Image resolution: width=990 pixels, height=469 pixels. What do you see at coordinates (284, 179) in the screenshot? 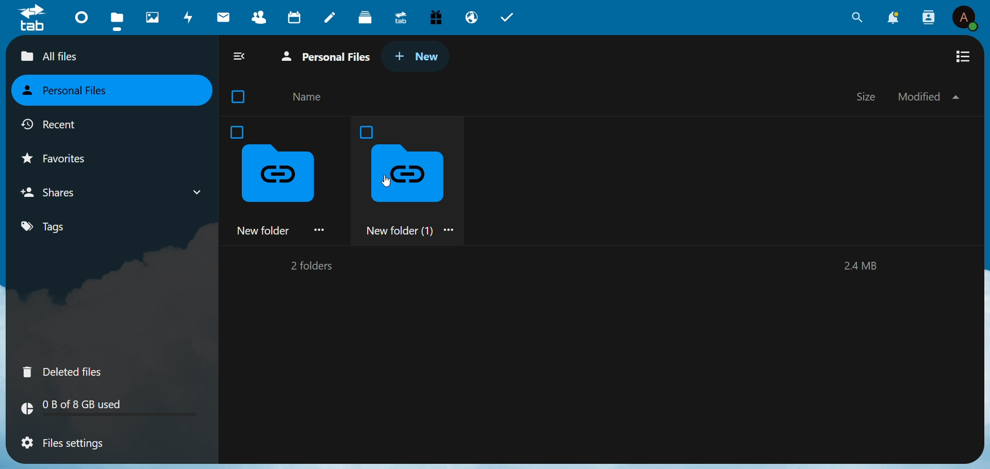
I see `new folder` at bounding box center [284, 179].